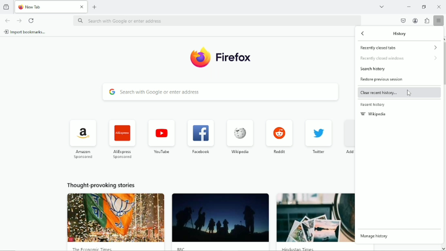 The height and width of the screenshot is (251, 446). What do you see at coordinates (409, 93) in the screenshot?
I see `cursor` at bounding box center [409, 93].